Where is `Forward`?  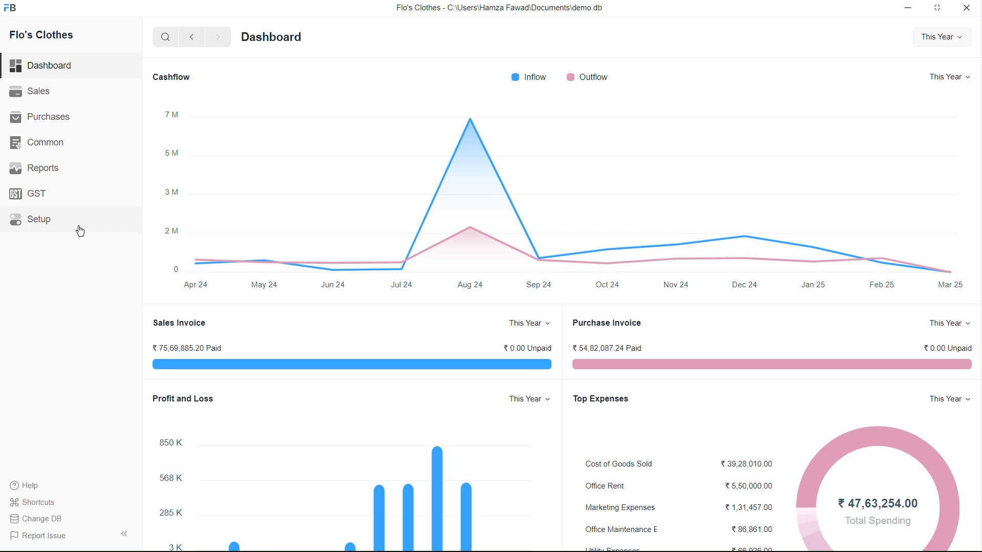 Forward is located at coordinates (218, 37).